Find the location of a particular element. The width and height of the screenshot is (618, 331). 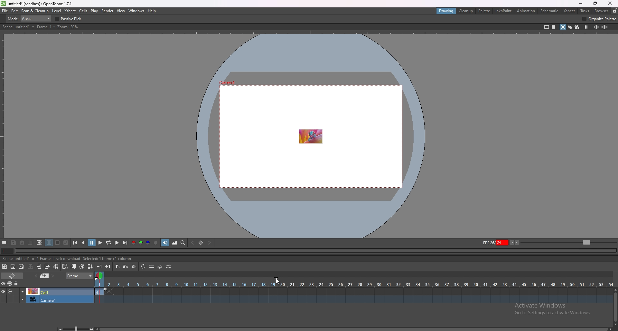

field guide is located at coordinates (554, 27).